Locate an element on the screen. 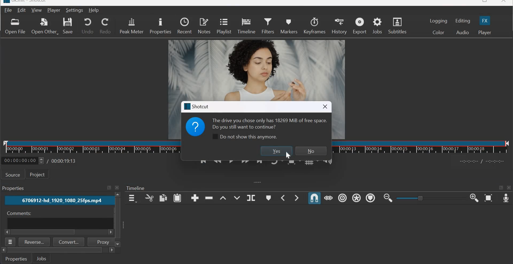  append is located at coordinates (195, 198).